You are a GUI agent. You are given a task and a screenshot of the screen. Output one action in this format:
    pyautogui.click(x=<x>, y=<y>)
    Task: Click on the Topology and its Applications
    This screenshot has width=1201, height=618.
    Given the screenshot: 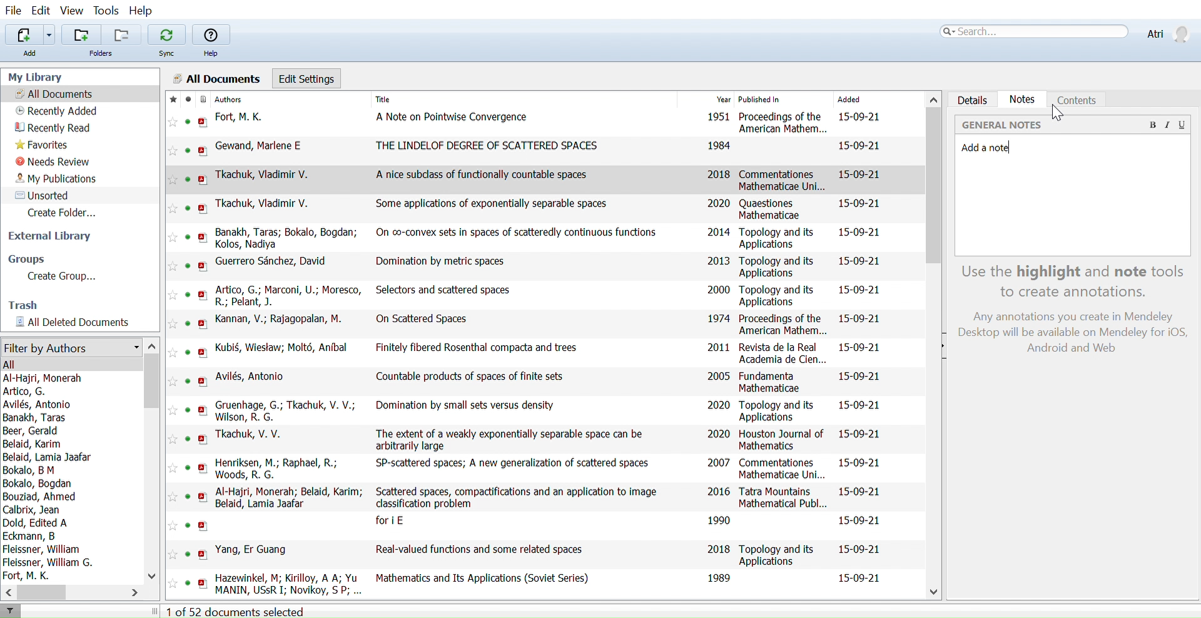 What is the action you would take?
    pyautogui.click(x=778, y=295)
    